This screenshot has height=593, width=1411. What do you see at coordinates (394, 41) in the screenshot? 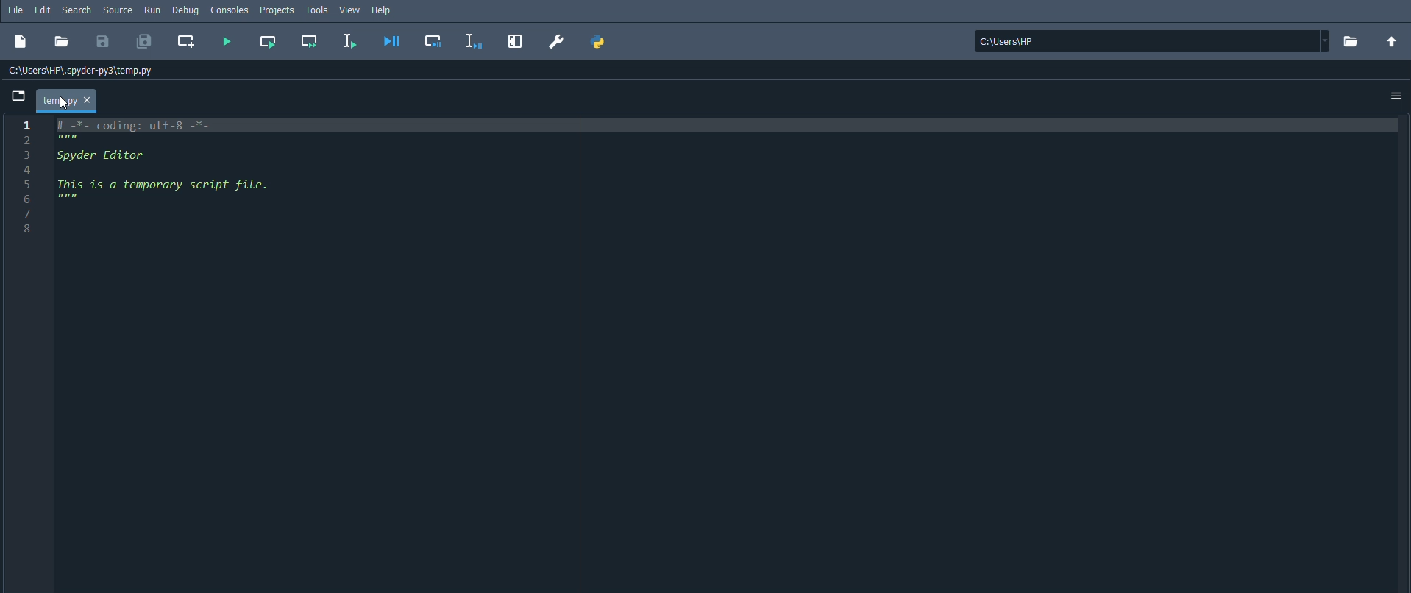
I see `Debug file` at bounding box center [394, 41].